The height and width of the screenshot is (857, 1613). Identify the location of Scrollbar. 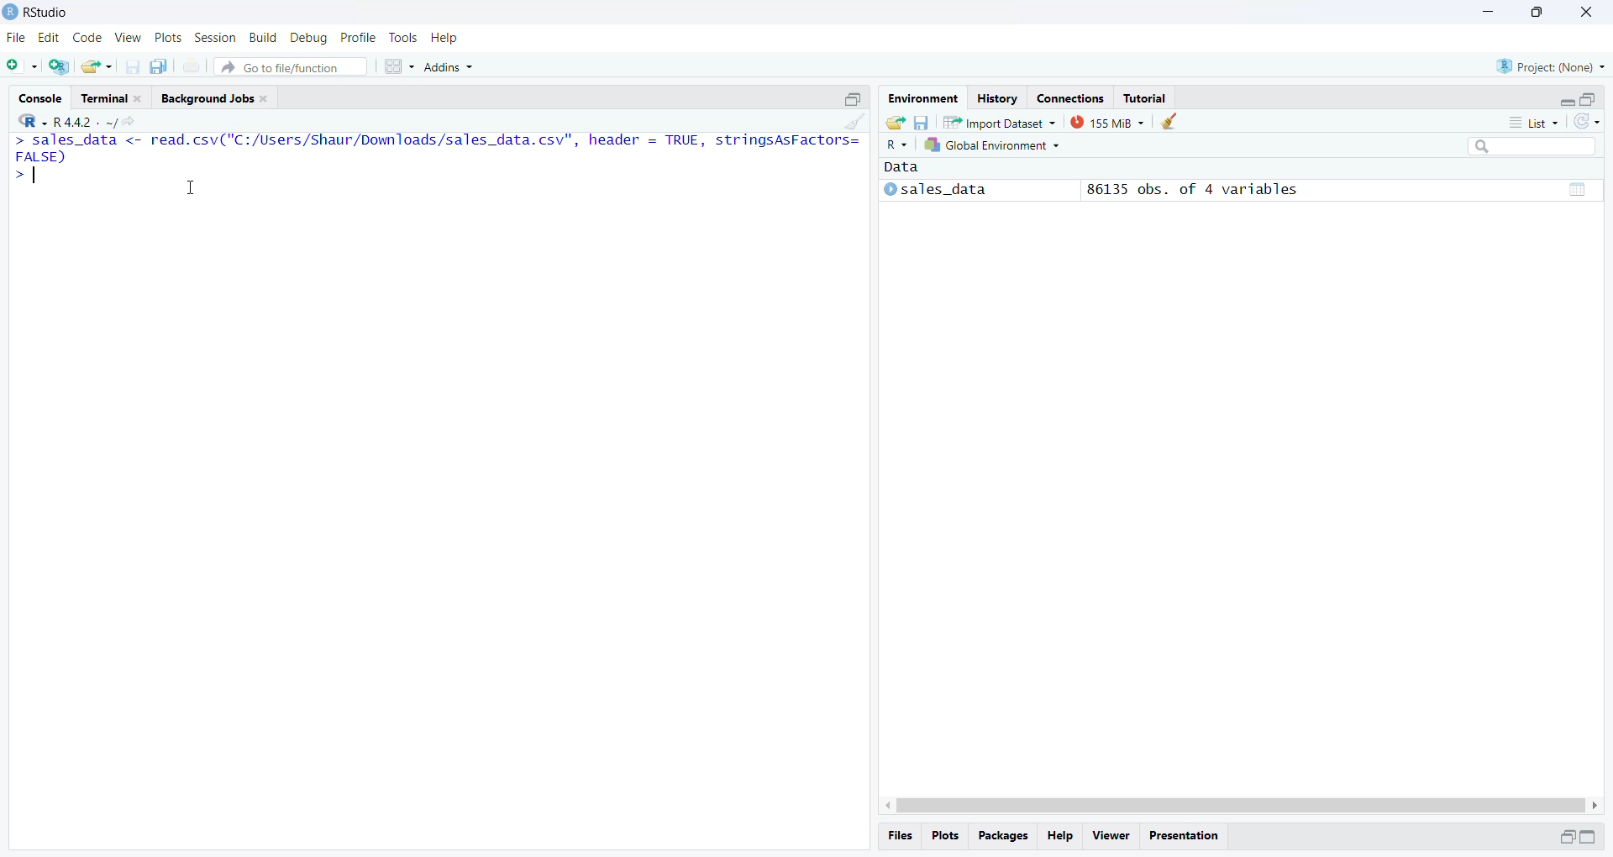
(1242, 806).